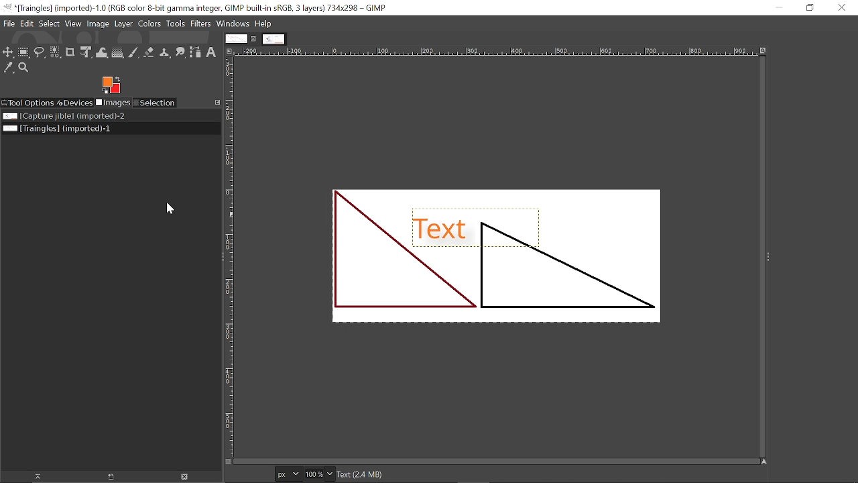 This screenshot has height=483, width=858. Describe the element at coordinates (184, 476) in the screenshot. I see `Delete Image` at that location.